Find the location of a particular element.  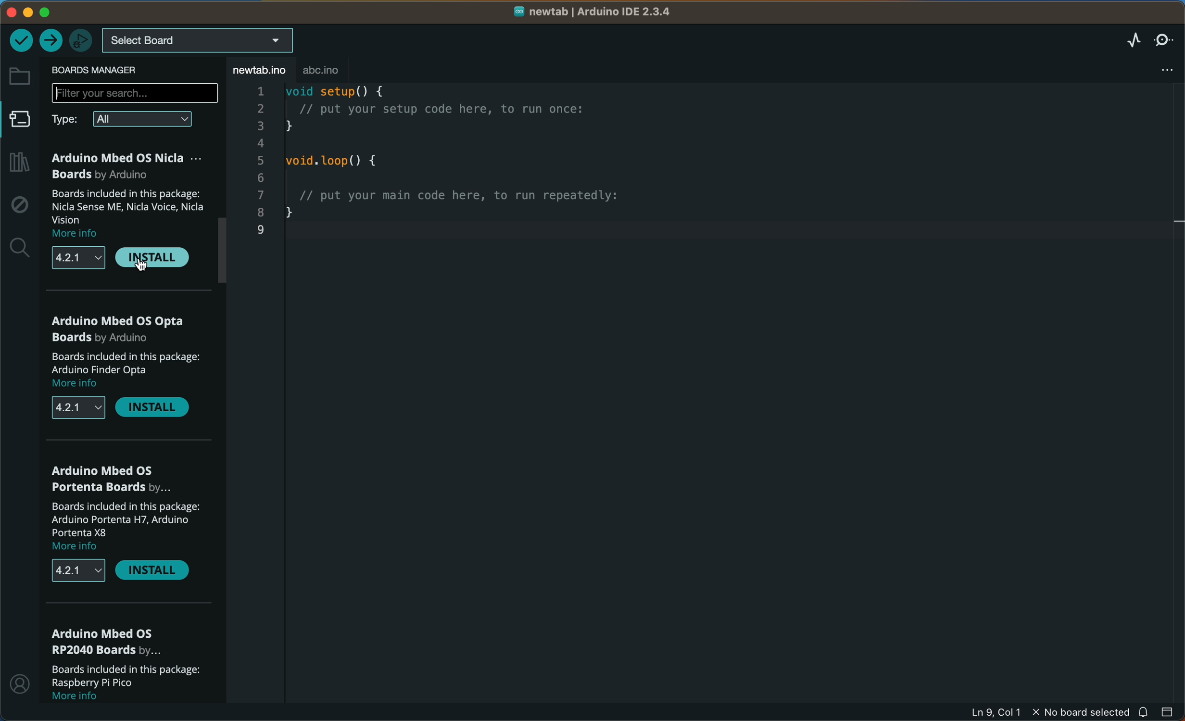

debug is located at coordinates (19, 207).